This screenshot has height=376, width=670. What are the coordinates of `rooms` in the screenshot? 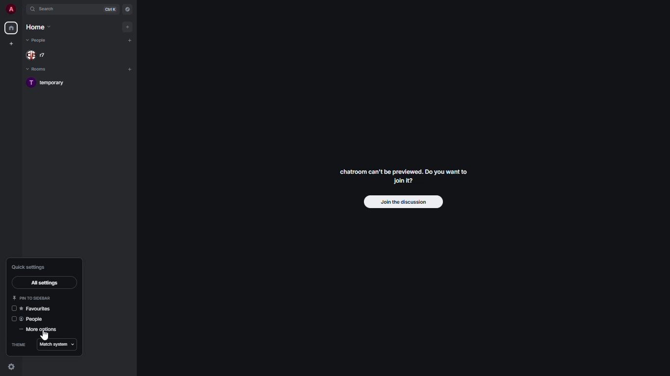 It's located at (40, 70).